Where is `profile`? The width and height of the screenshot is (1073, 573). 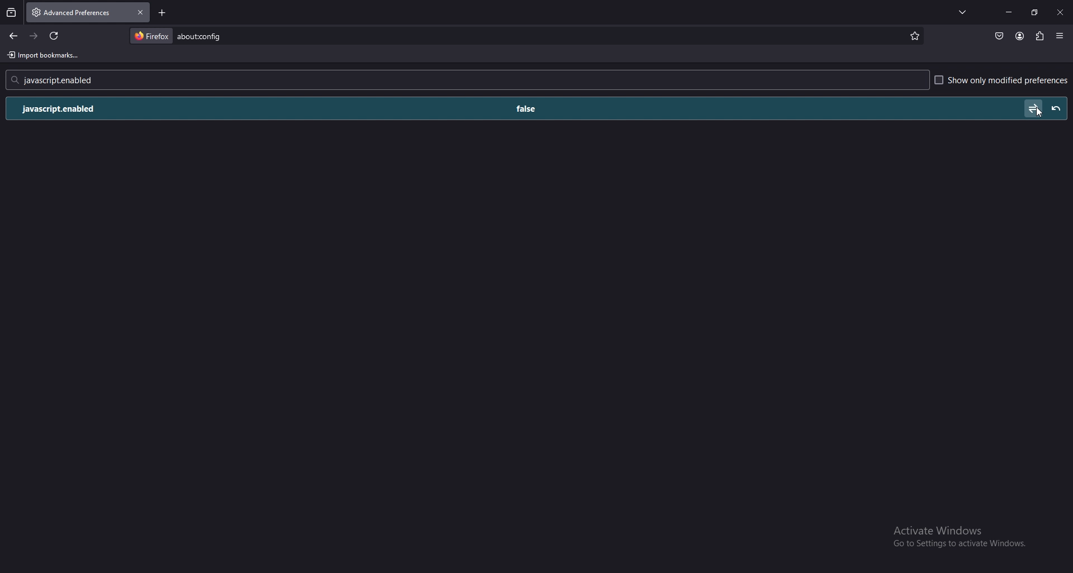
profile is located at coordinates (1019, 36).